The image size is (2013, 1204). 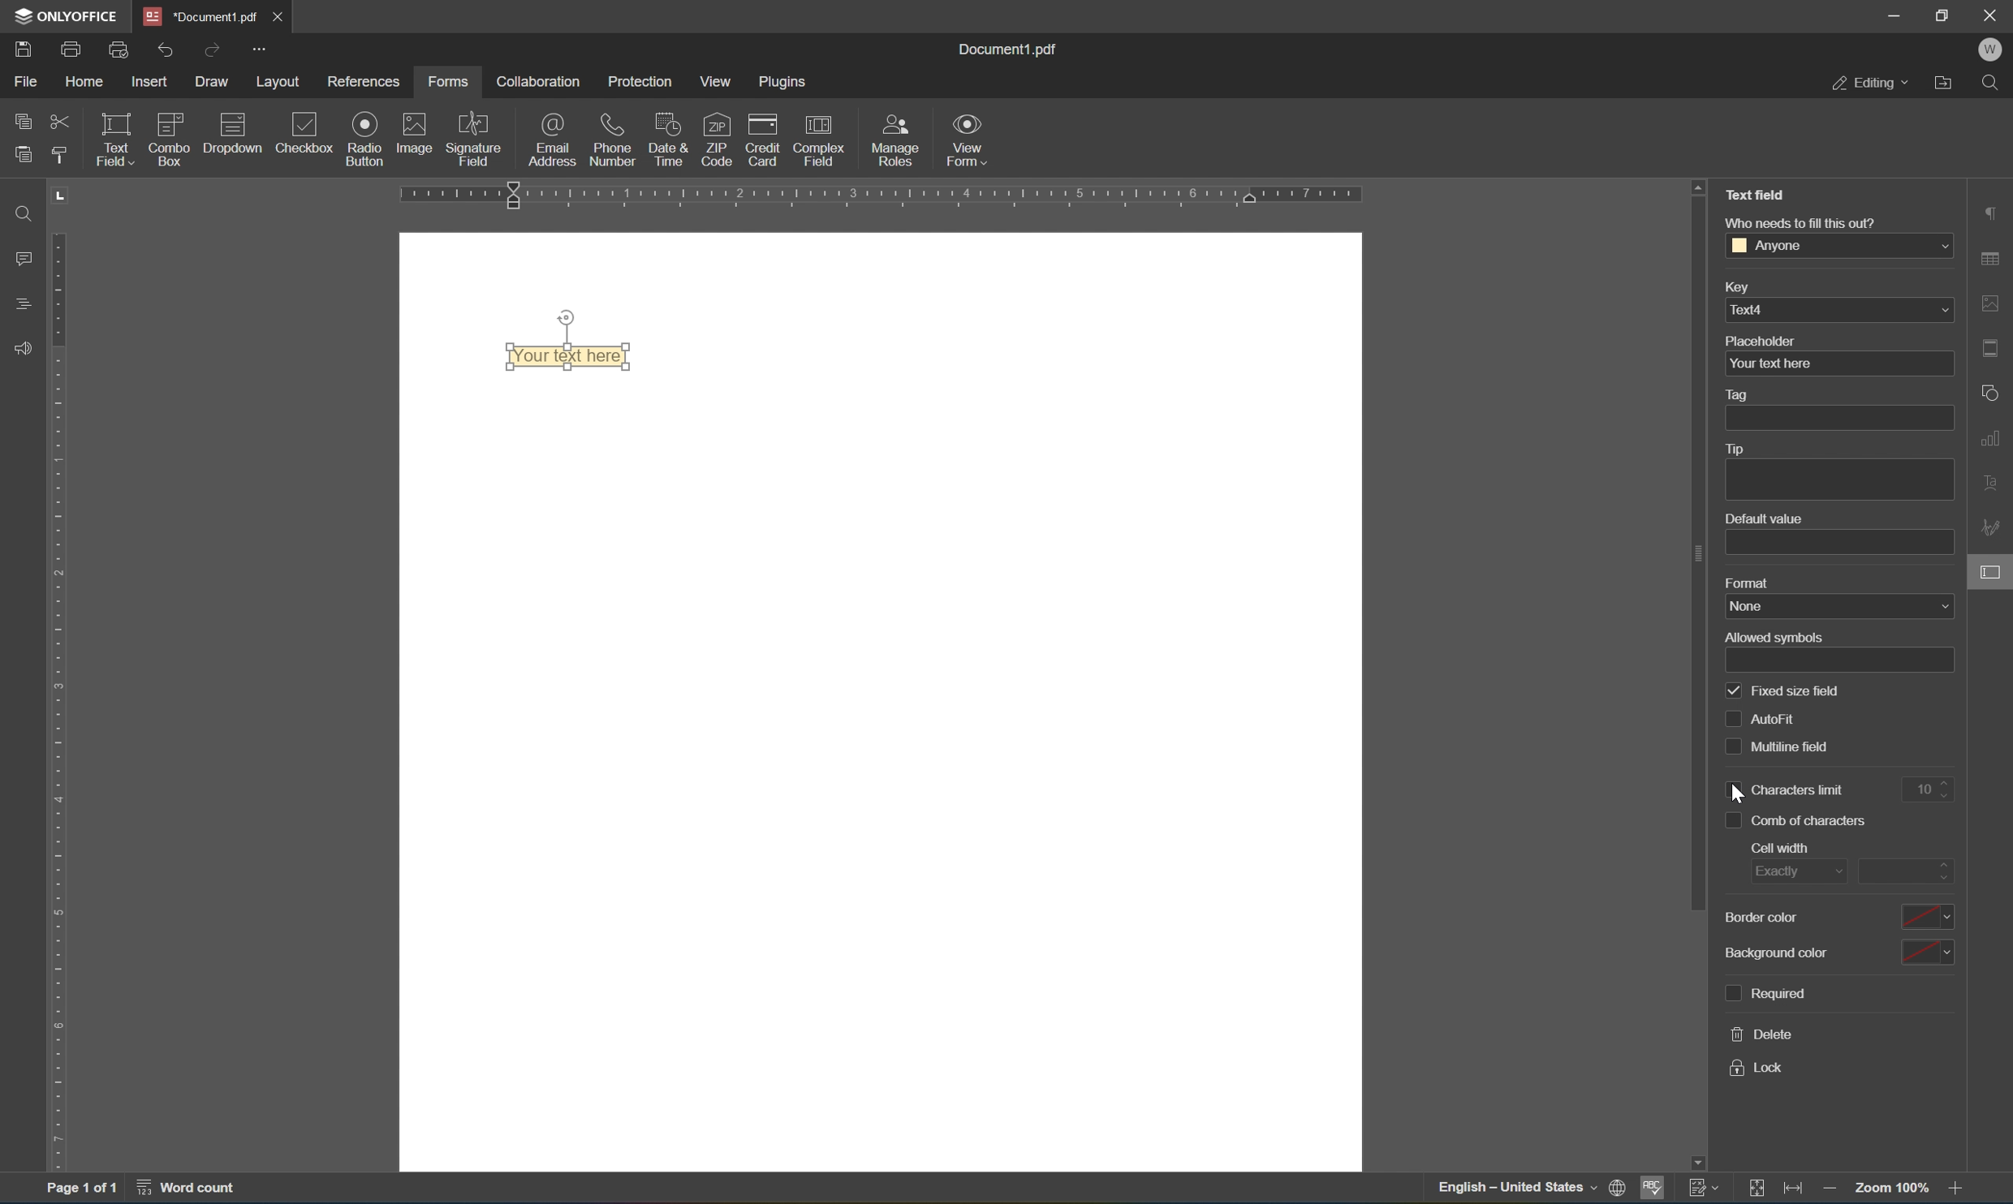 I want to click on checkbox, so click(x=1731, y=745).